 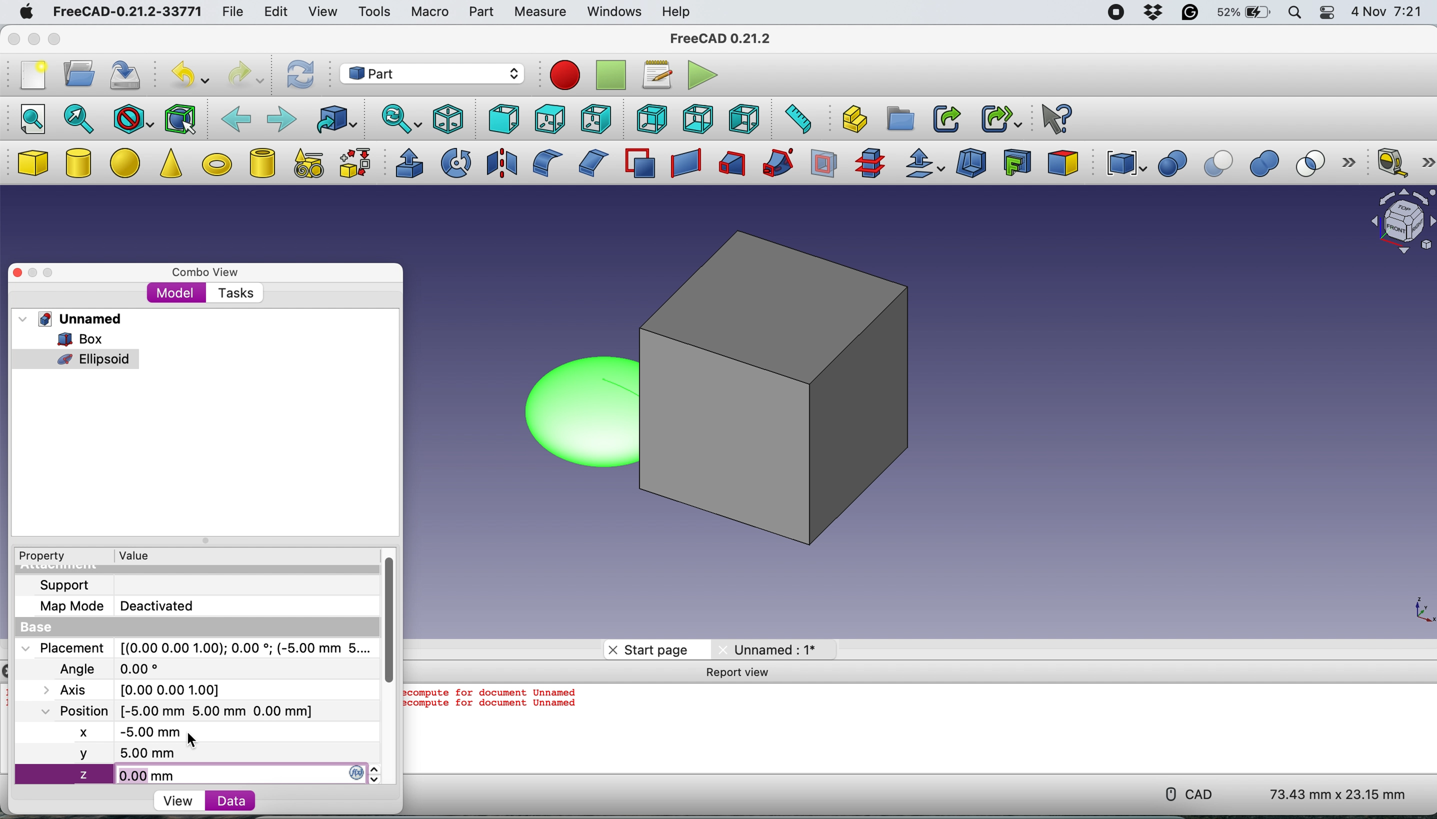 I want to click on fillet, so click(x=543, y=163).